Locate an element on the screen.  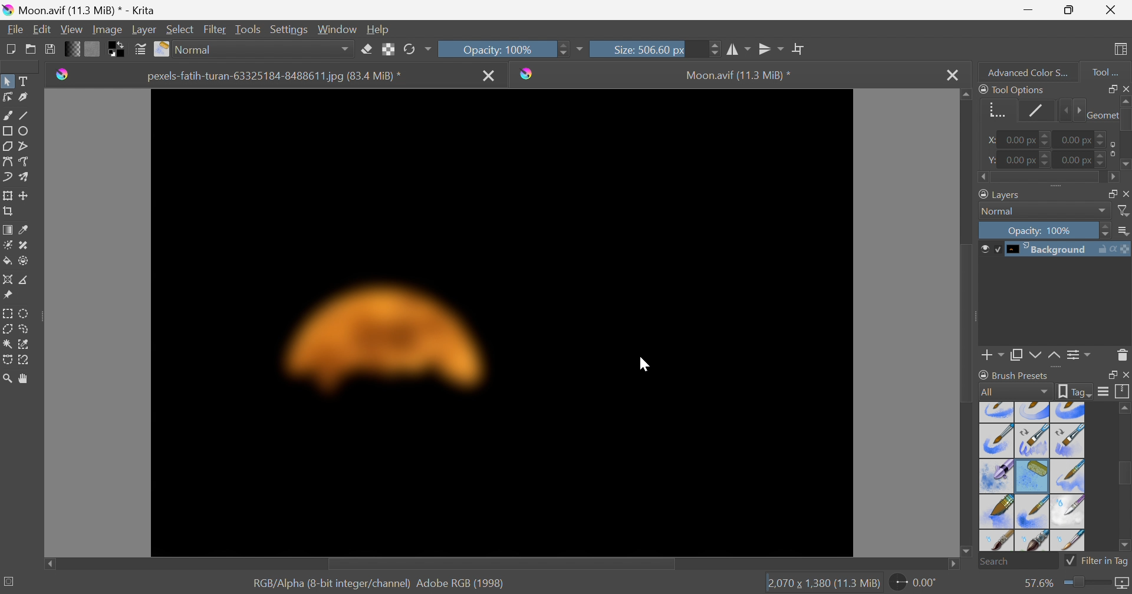
y: is located at coordinates (990, 160).